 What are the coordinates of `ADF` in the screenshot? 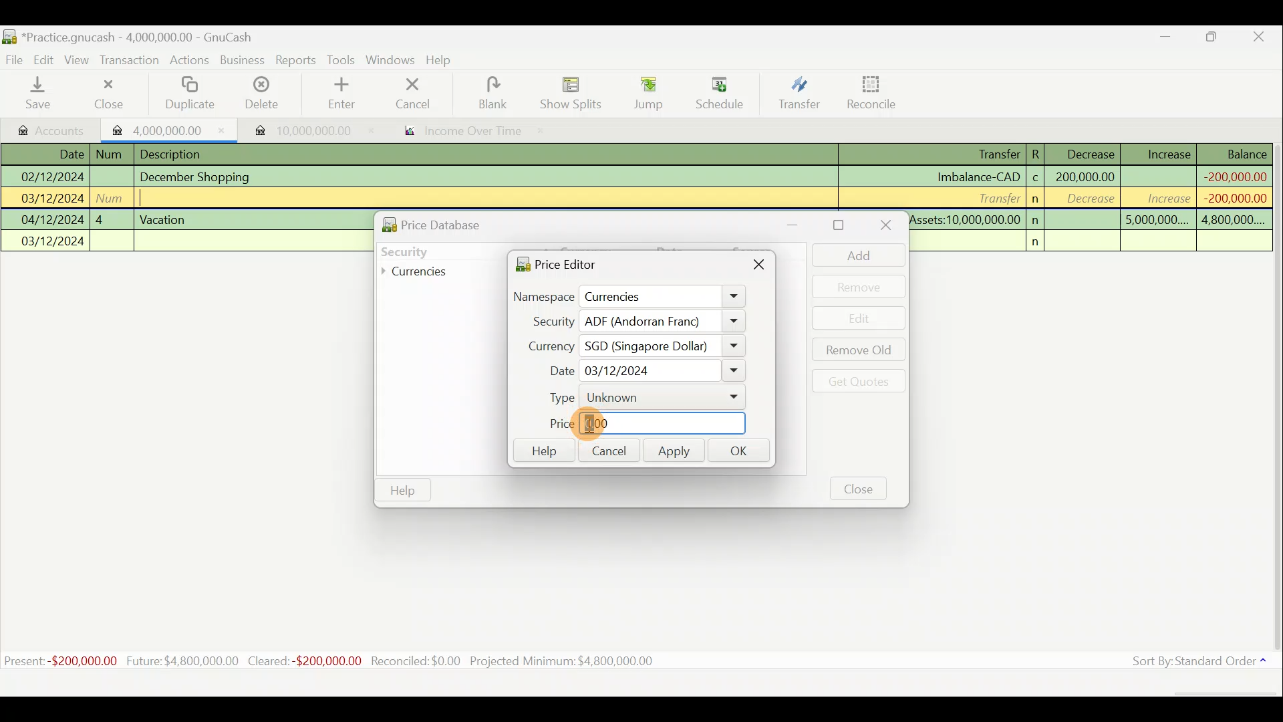 It's located at (662, 322).